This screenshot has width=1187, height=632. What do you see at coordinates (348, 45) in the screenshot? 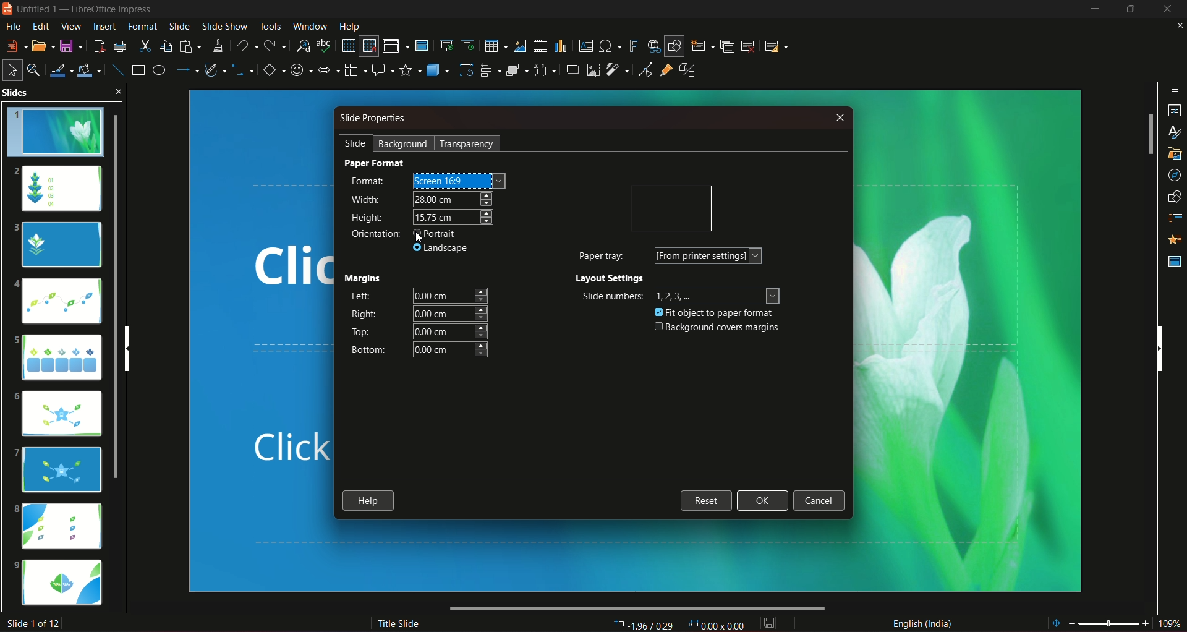
I see `display grid` at bounding box center [348, 45].